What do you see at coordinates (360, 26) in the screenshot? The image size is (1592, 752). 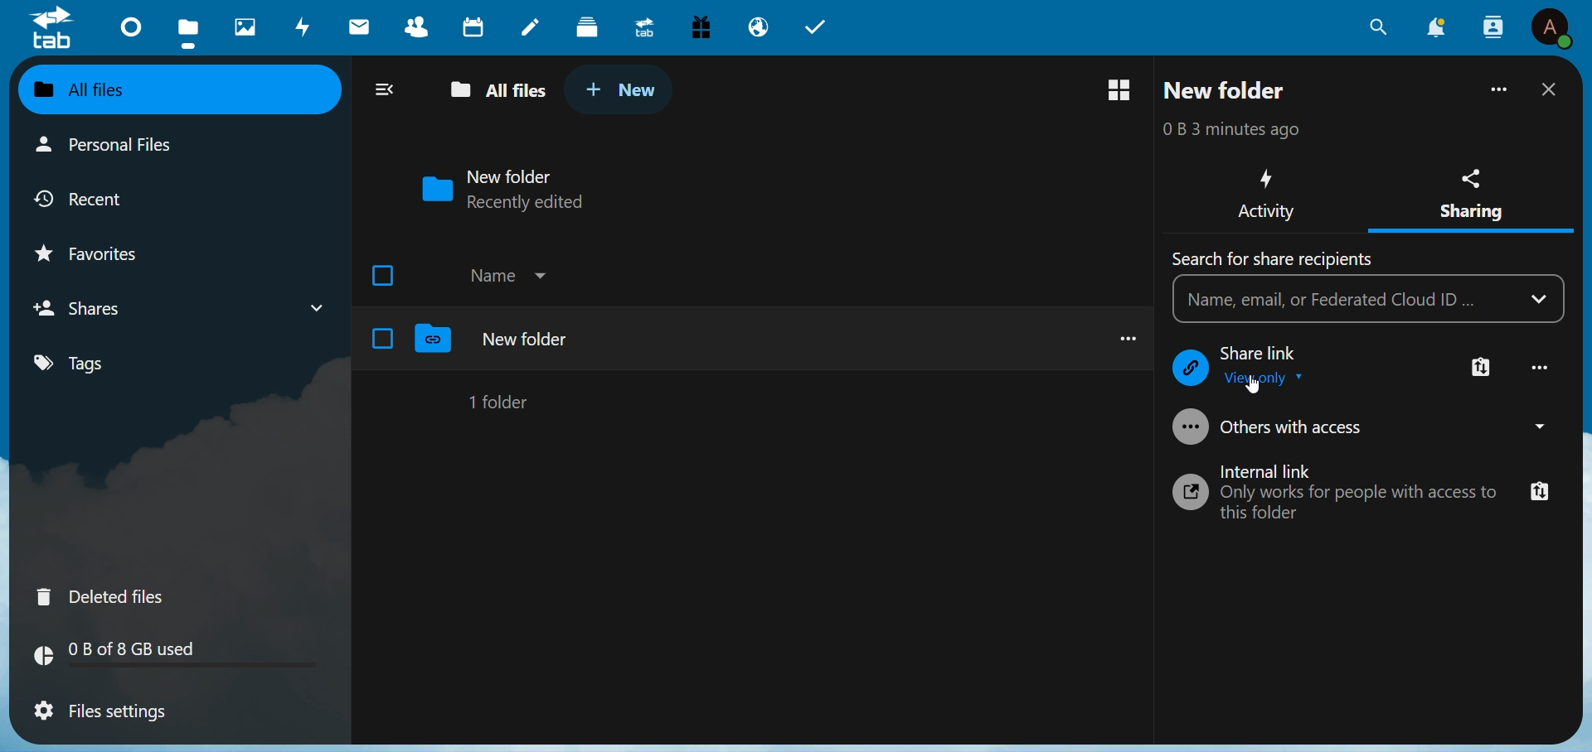 I see `Mail` at bounding box center [360, 26].